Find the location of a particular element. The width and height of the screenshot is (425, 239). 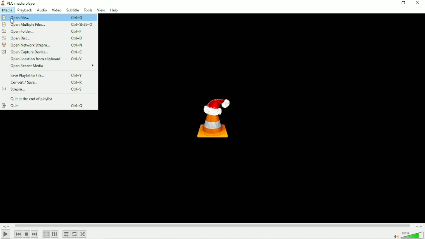

Play duration is located at coordinates (212, 226).